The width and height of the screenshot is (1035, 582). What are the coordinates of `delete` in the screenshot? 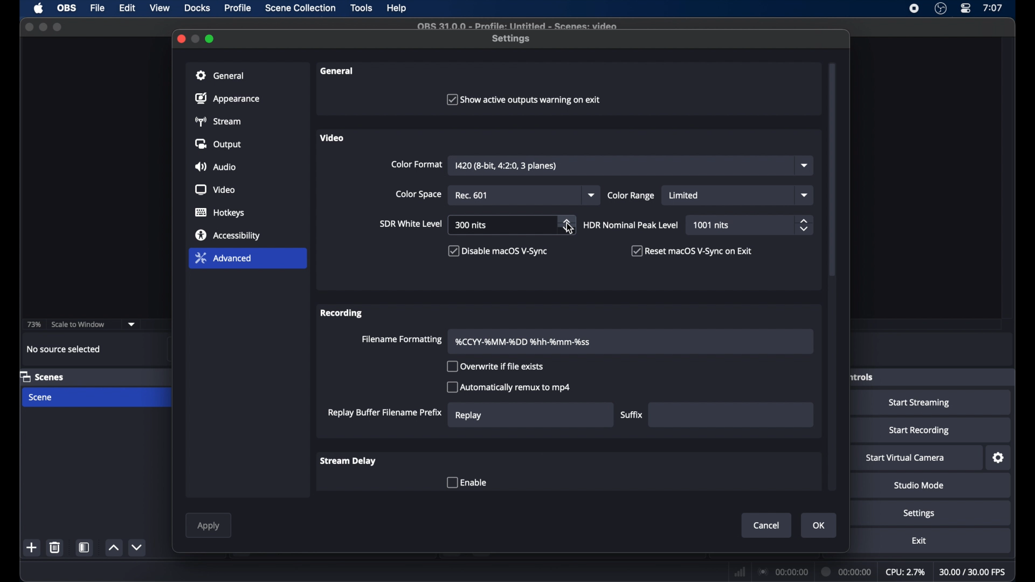 It's located at (54, 547).